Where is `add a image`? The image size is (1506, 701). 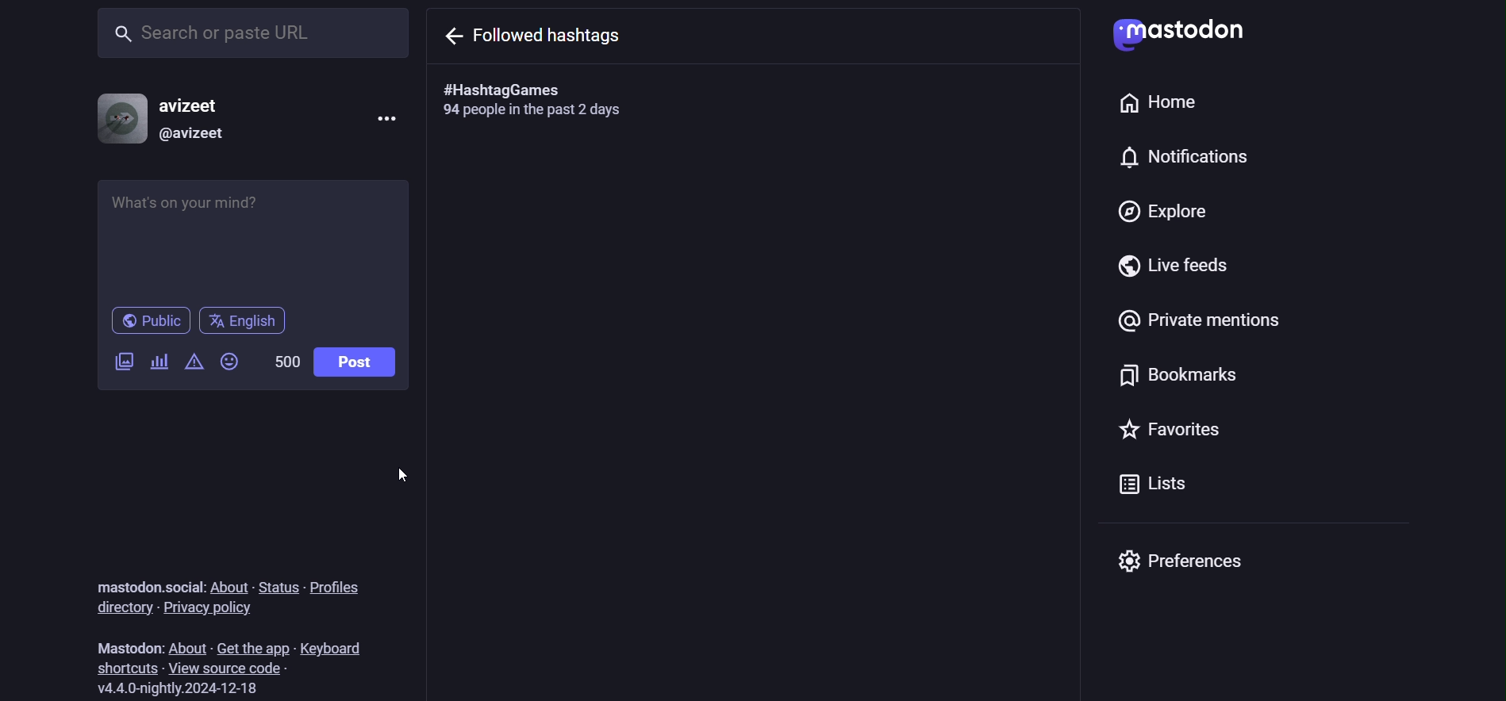 add a image is located at coordinates (121, 363).